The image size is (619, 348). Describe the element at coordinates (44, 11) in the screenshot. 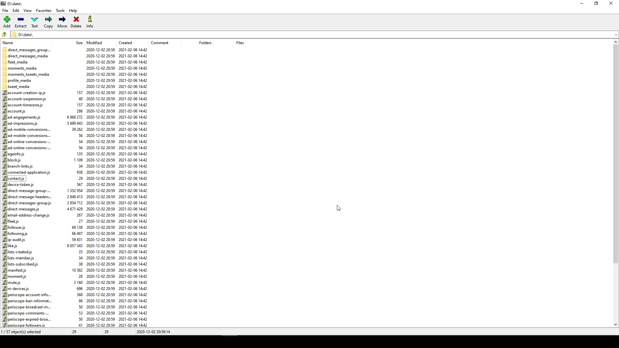

I see `Favorites` at that location.